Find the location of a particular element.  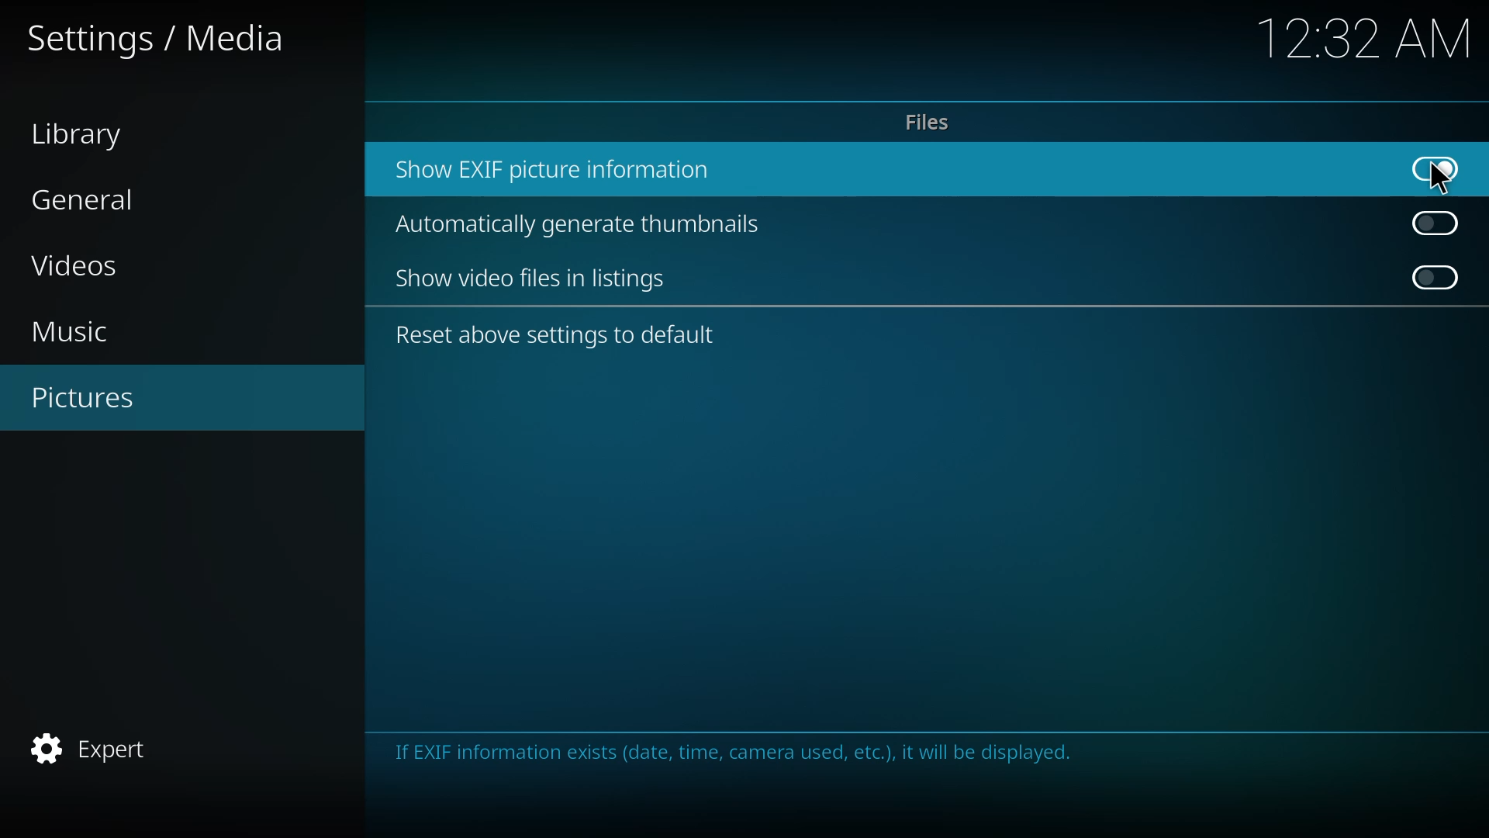

files is located at coordinates (928, 122).